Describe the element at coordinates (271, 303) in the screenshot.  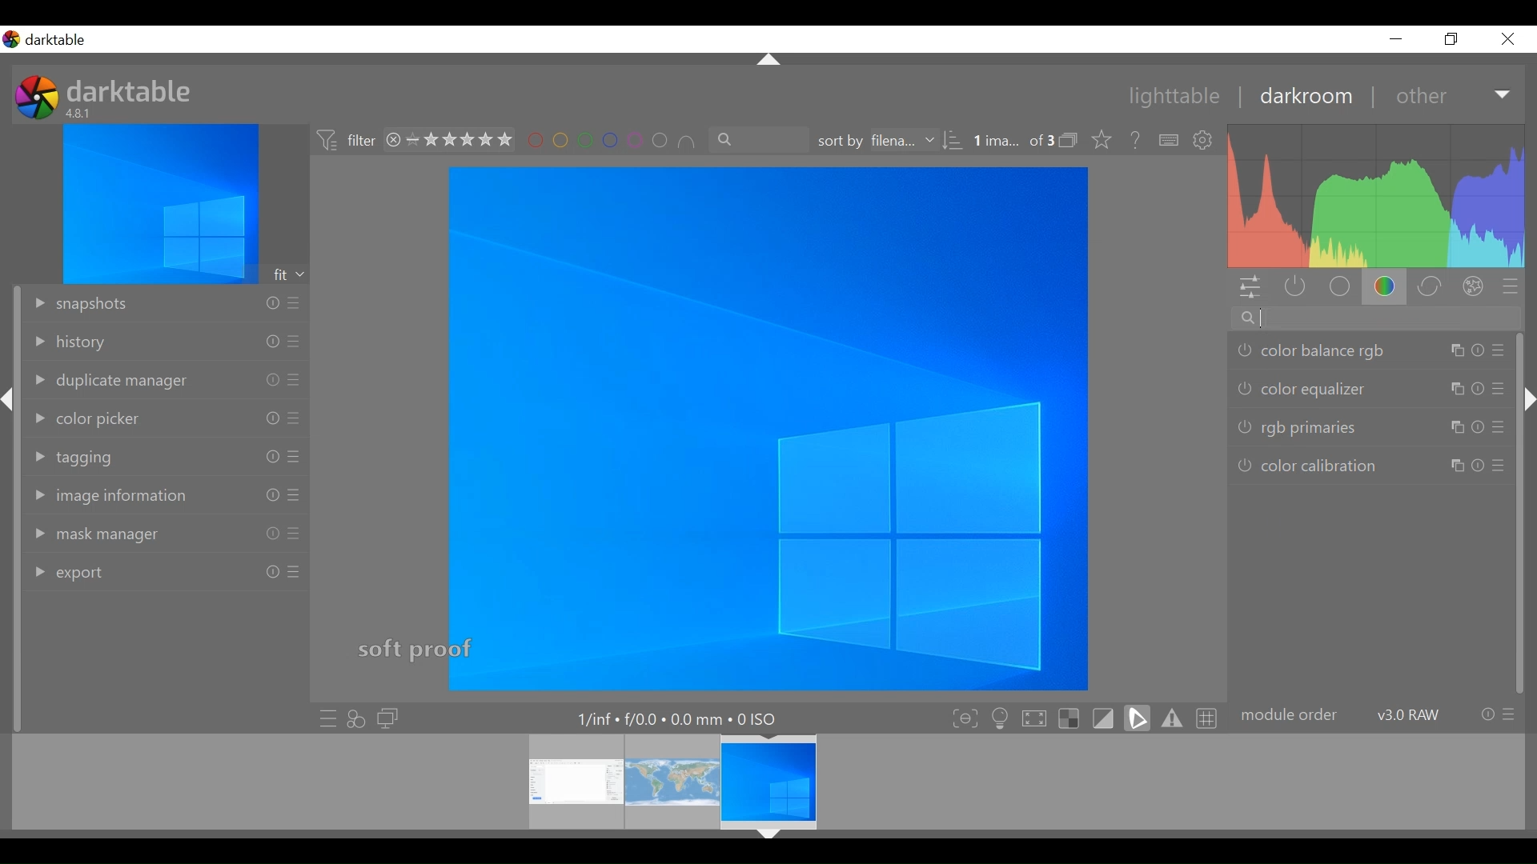
I see `info` at that location.